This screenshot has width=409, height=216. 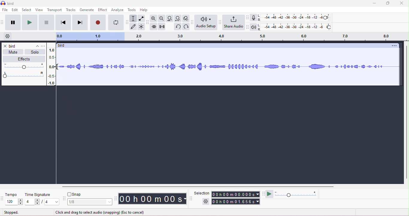 What do you see at coordinates (144, 10) in the screenshot?
I see `help` at bounding box center [144, 10].